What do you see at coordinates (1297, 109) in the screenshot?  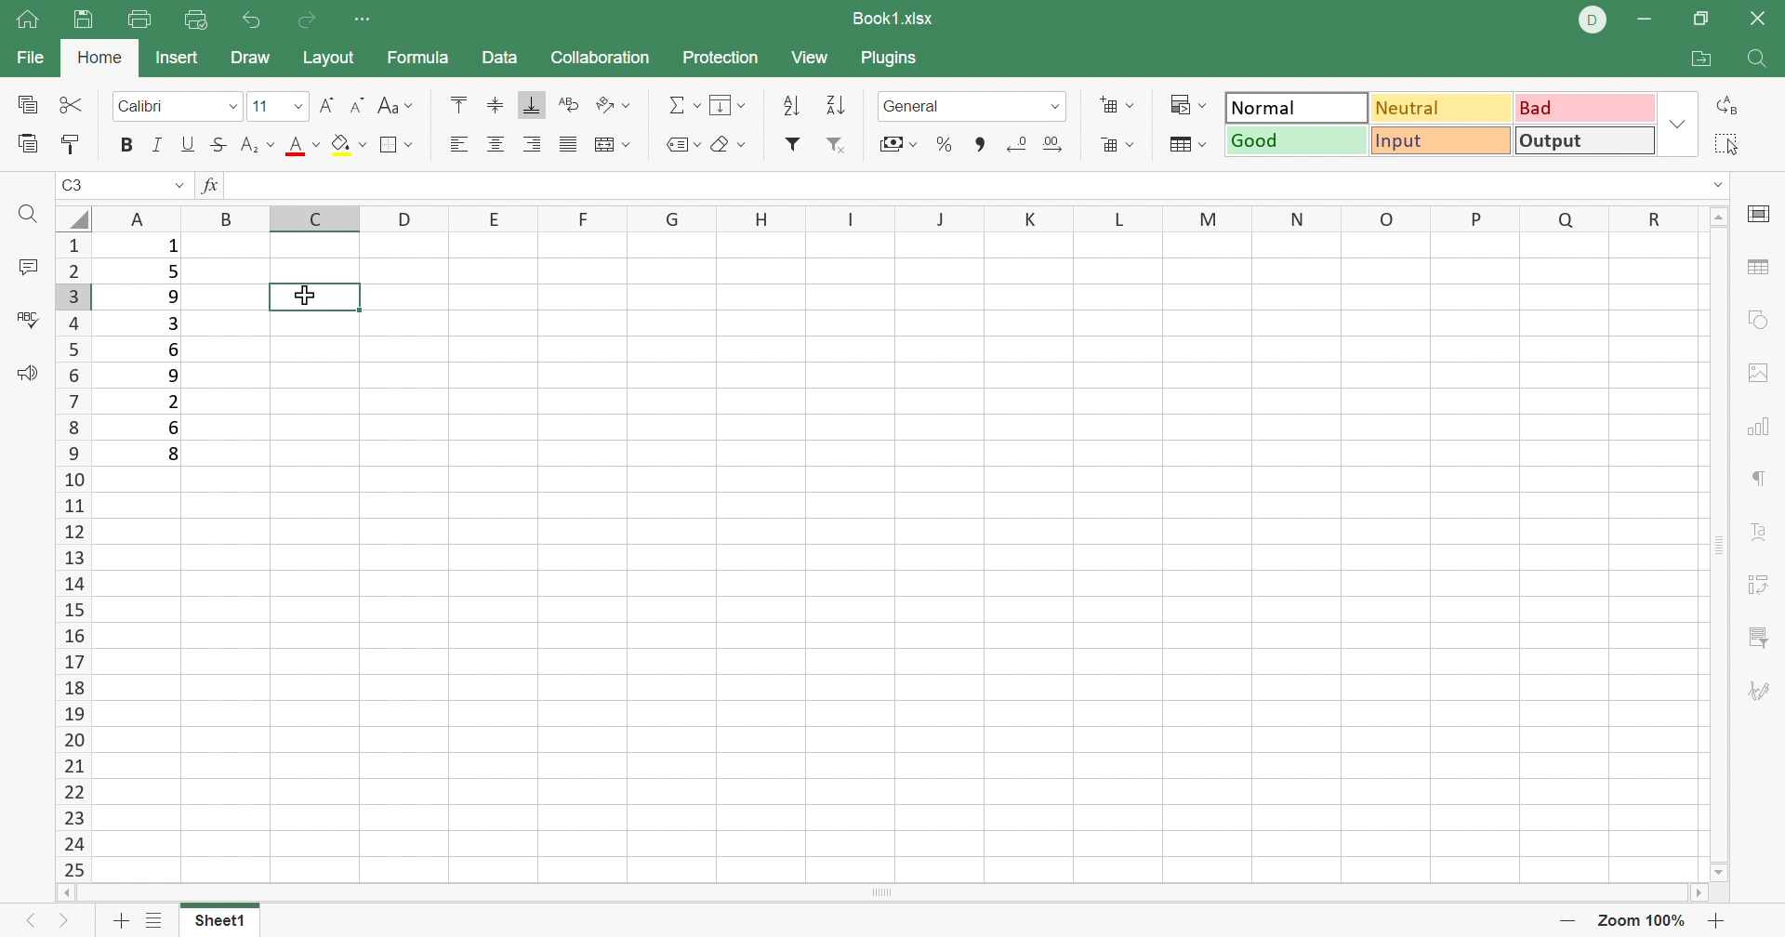 I see `Normal` at bounding box center [1297, 109].